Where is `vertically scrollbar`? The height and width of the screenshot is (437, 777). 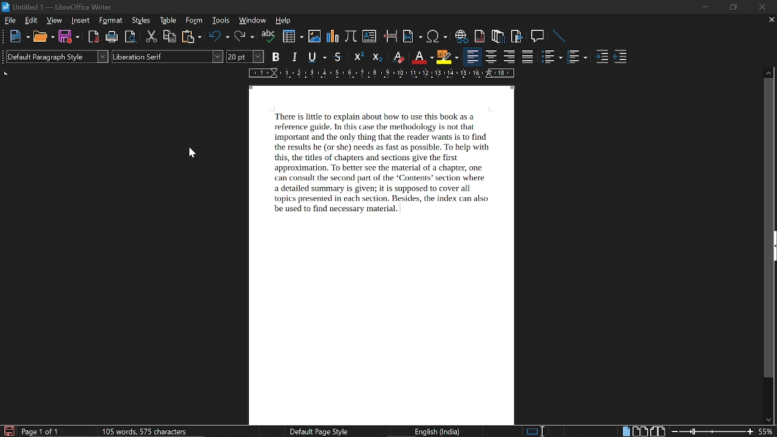
vertically scrollbar is located at coordinates (769, 228).